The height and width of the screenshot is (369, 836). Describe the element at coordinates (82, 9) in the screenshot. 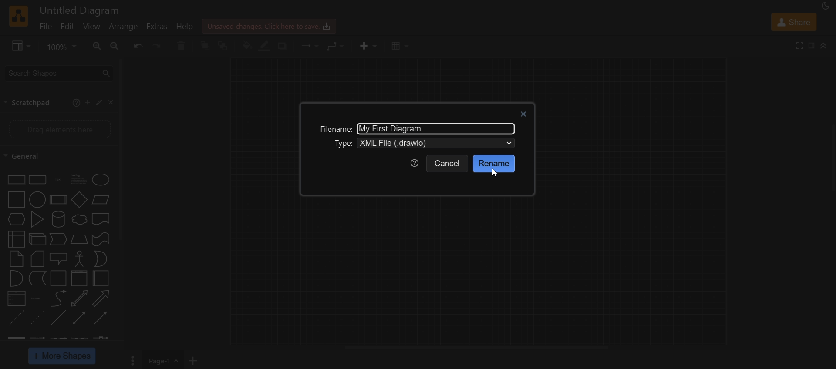

I see `title` at that location.